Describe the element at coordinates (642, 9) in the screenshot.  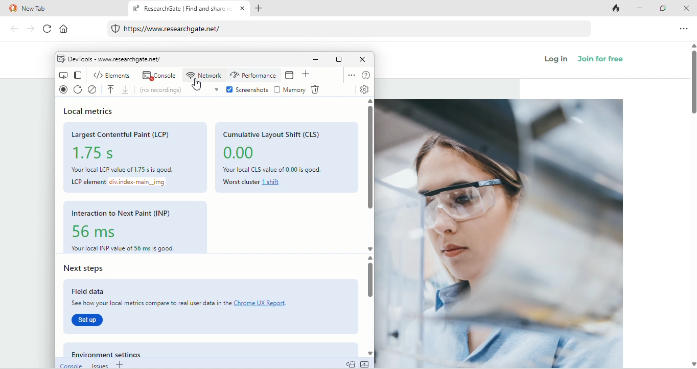
I see `minimize` at that location.